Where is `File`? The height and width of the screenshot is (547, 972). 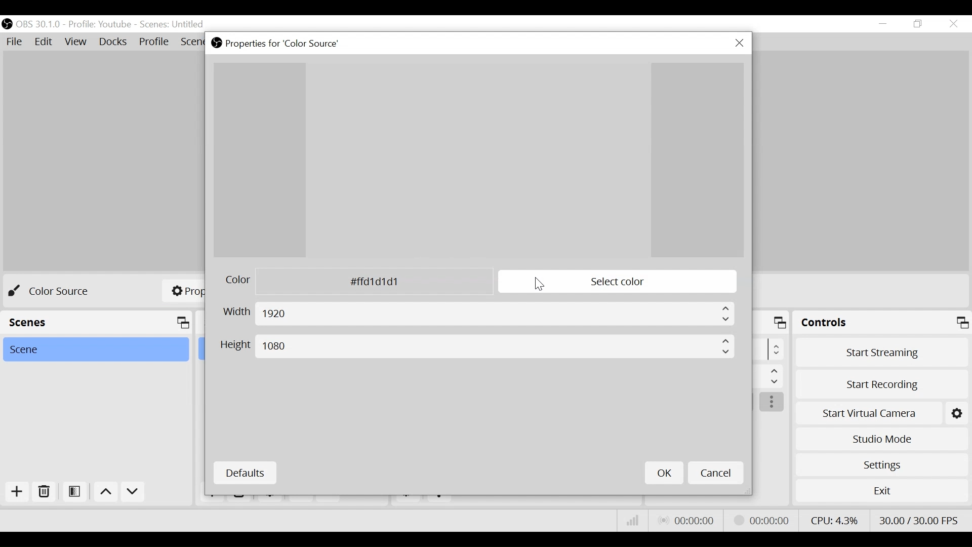
File is located at coordinates (14, 41).